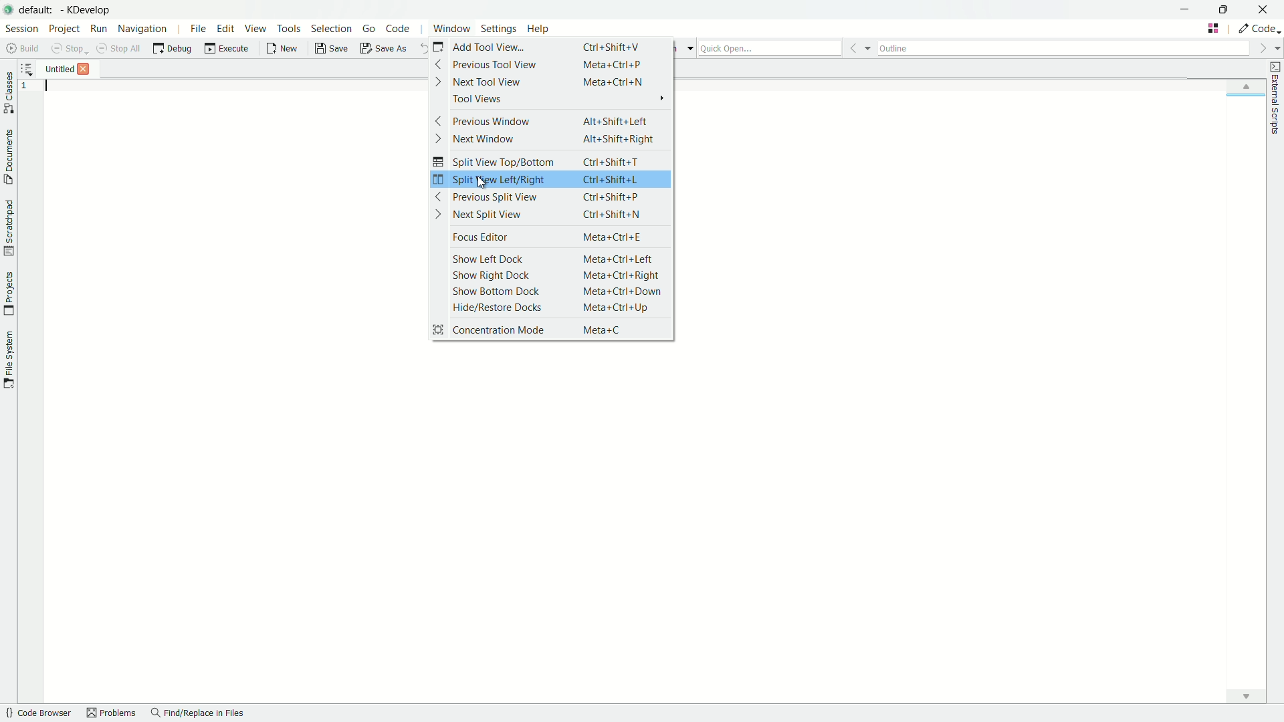 Image resolution: width=1284 pixels, height=722 pixels. Describe the element at coordinates (611, 197) in the screenshot. I see `ctrl+Shift+P` at that location.